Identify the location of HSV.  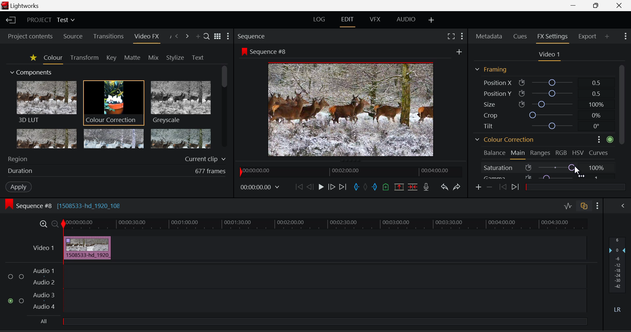
(579, 153).